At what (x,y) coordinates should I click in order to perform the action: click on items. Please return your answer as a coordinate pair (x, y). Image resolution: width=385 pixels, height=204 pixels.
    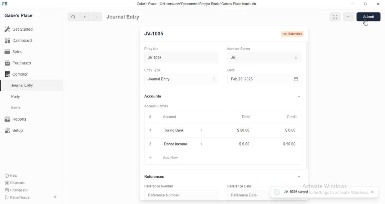
    Looking at the image, I should click on (20, 108).